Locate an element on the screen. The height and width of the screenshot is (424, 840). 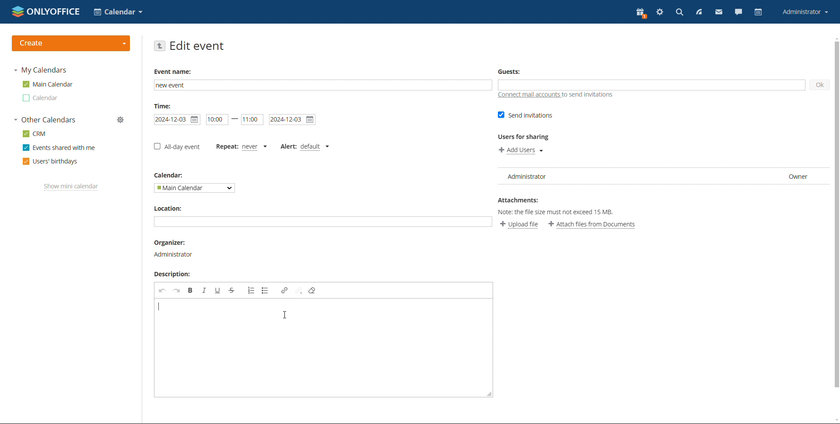
other calendars is located at coordinates (45, 119).